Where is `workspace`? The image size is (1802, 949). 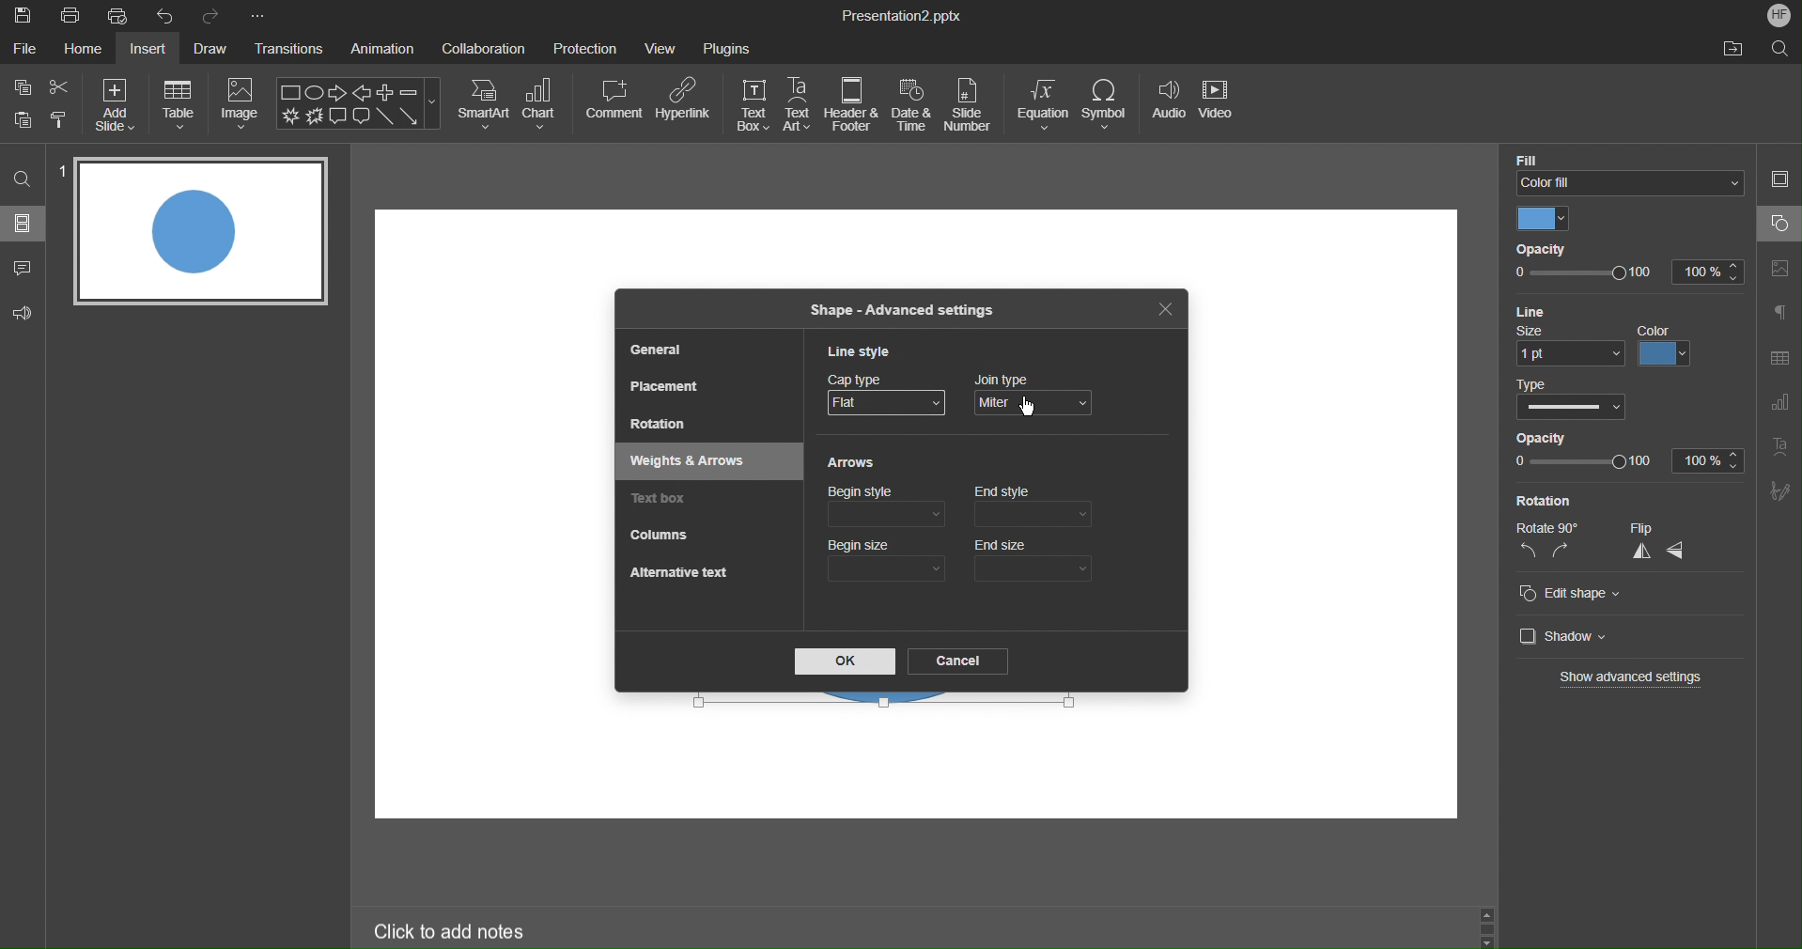
workspace is located at coordinates (489, 514).